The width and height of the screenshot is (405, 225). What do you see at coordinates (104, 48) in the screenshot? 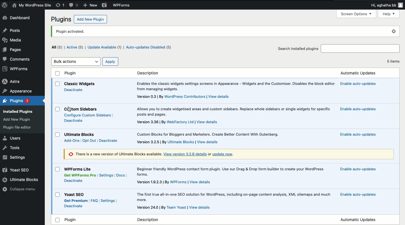
I see `update available` at bounding box center [104, 48].